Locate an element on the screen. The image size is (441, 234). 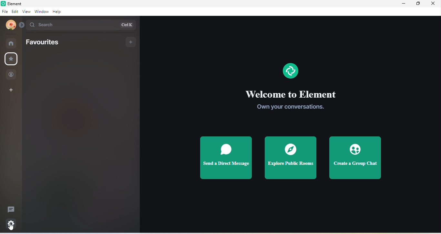
maximize is located at coordinates (418, 5).